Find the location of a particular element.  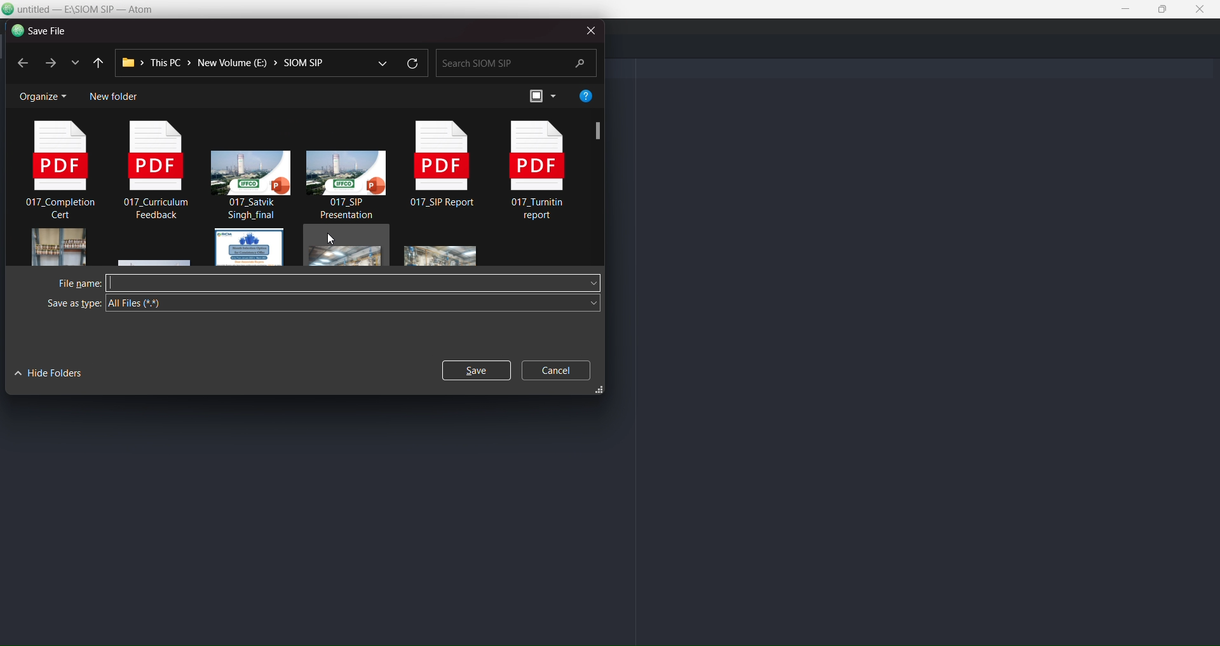

presentation is located at coordinates (344, 184).